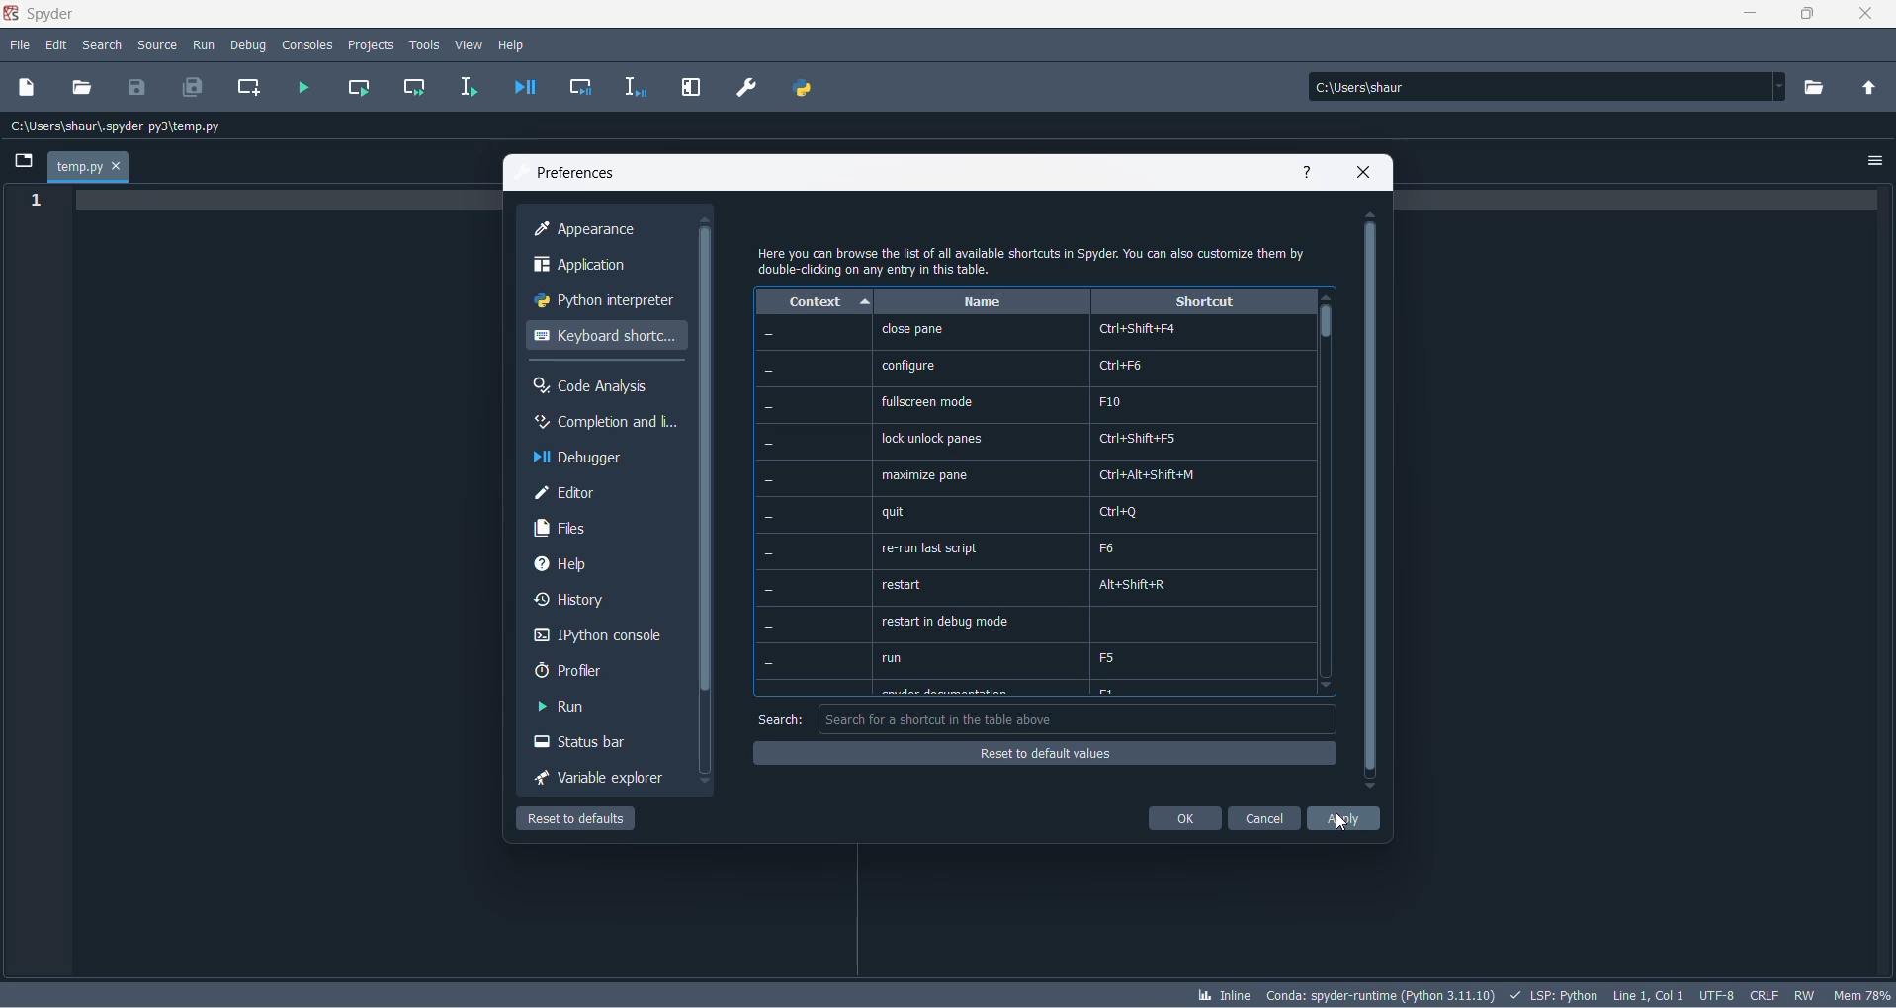  I want to click on -, so click(767, 408).